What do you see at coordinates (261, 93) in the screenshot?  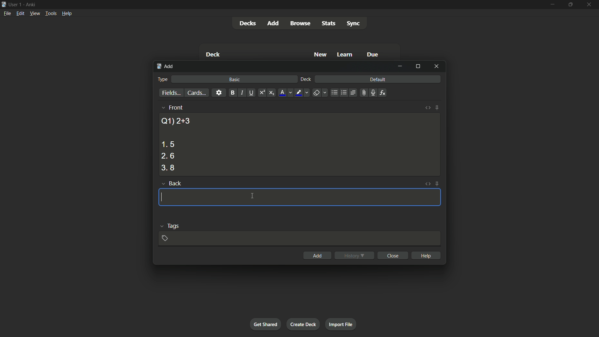 I see `supercript` at bounding box center [261, 93].